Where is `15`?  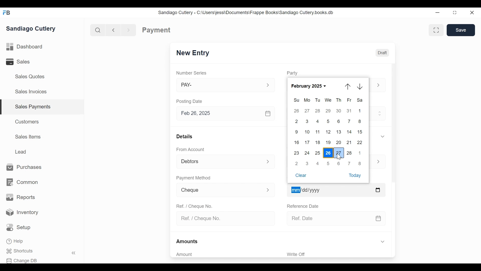 15 is located at coordinates (361, 131).